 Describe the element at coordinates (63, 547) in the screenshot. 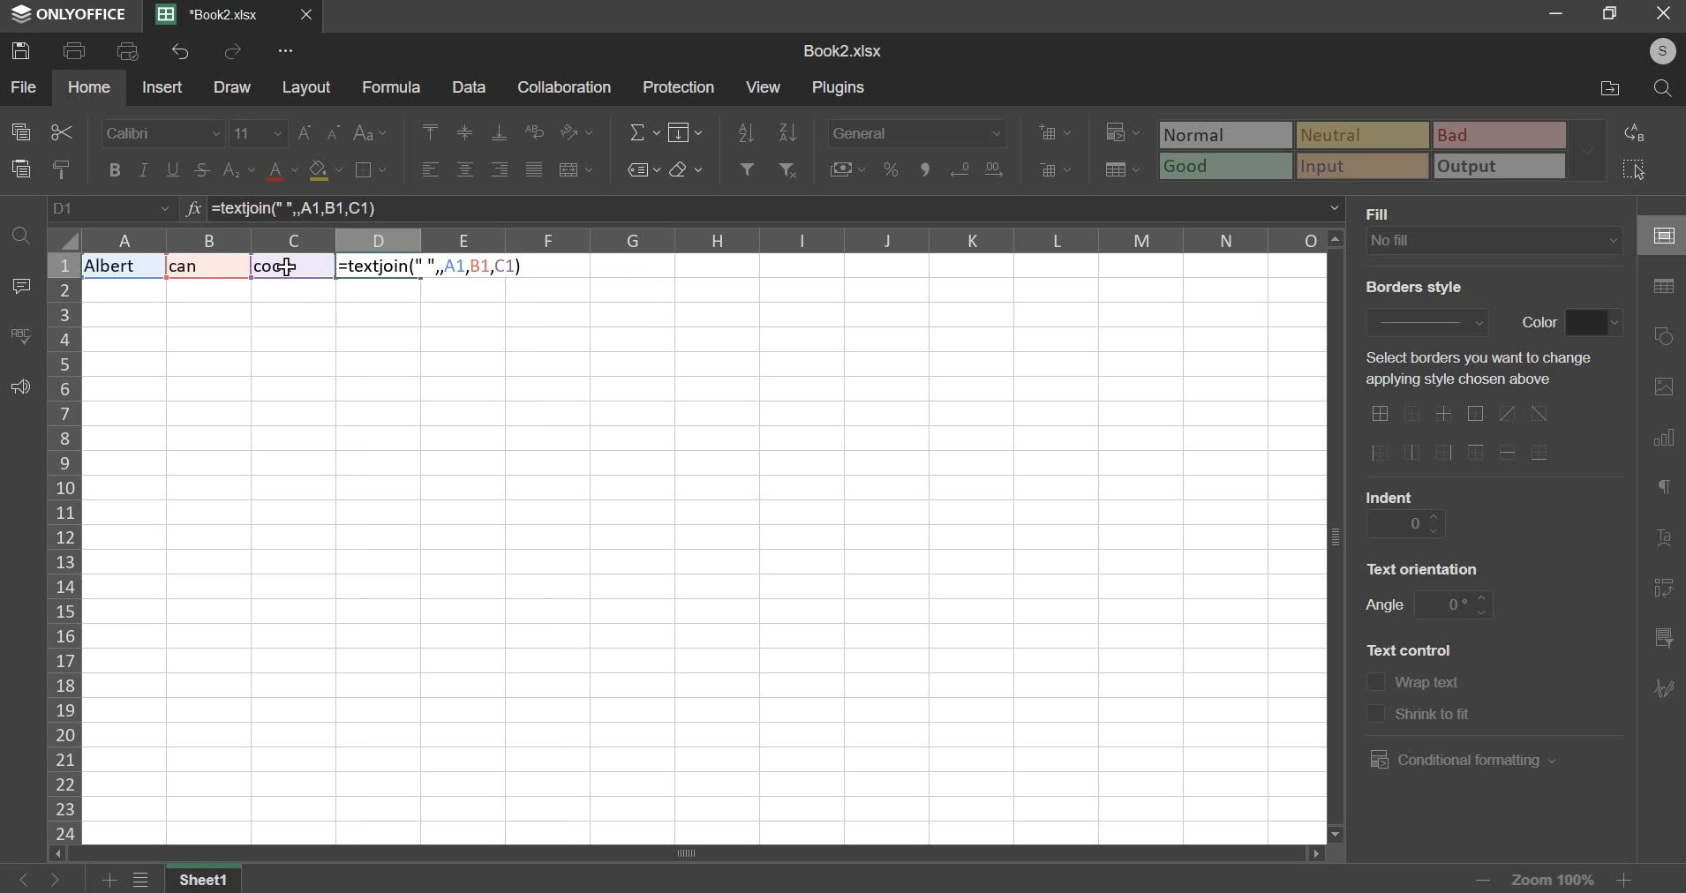

I see `column` at that location.